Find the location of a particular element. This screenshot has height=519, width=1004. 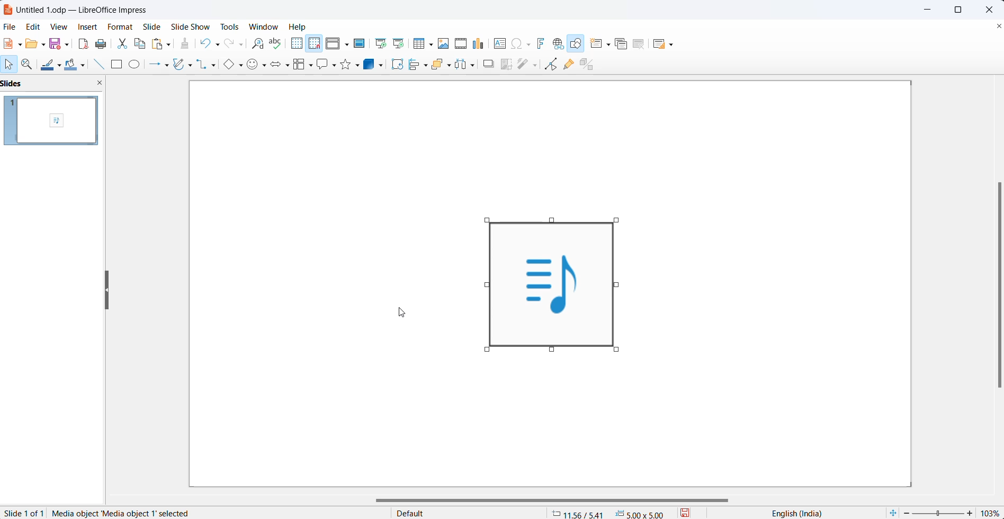

window is located at coordinates (264, 26).